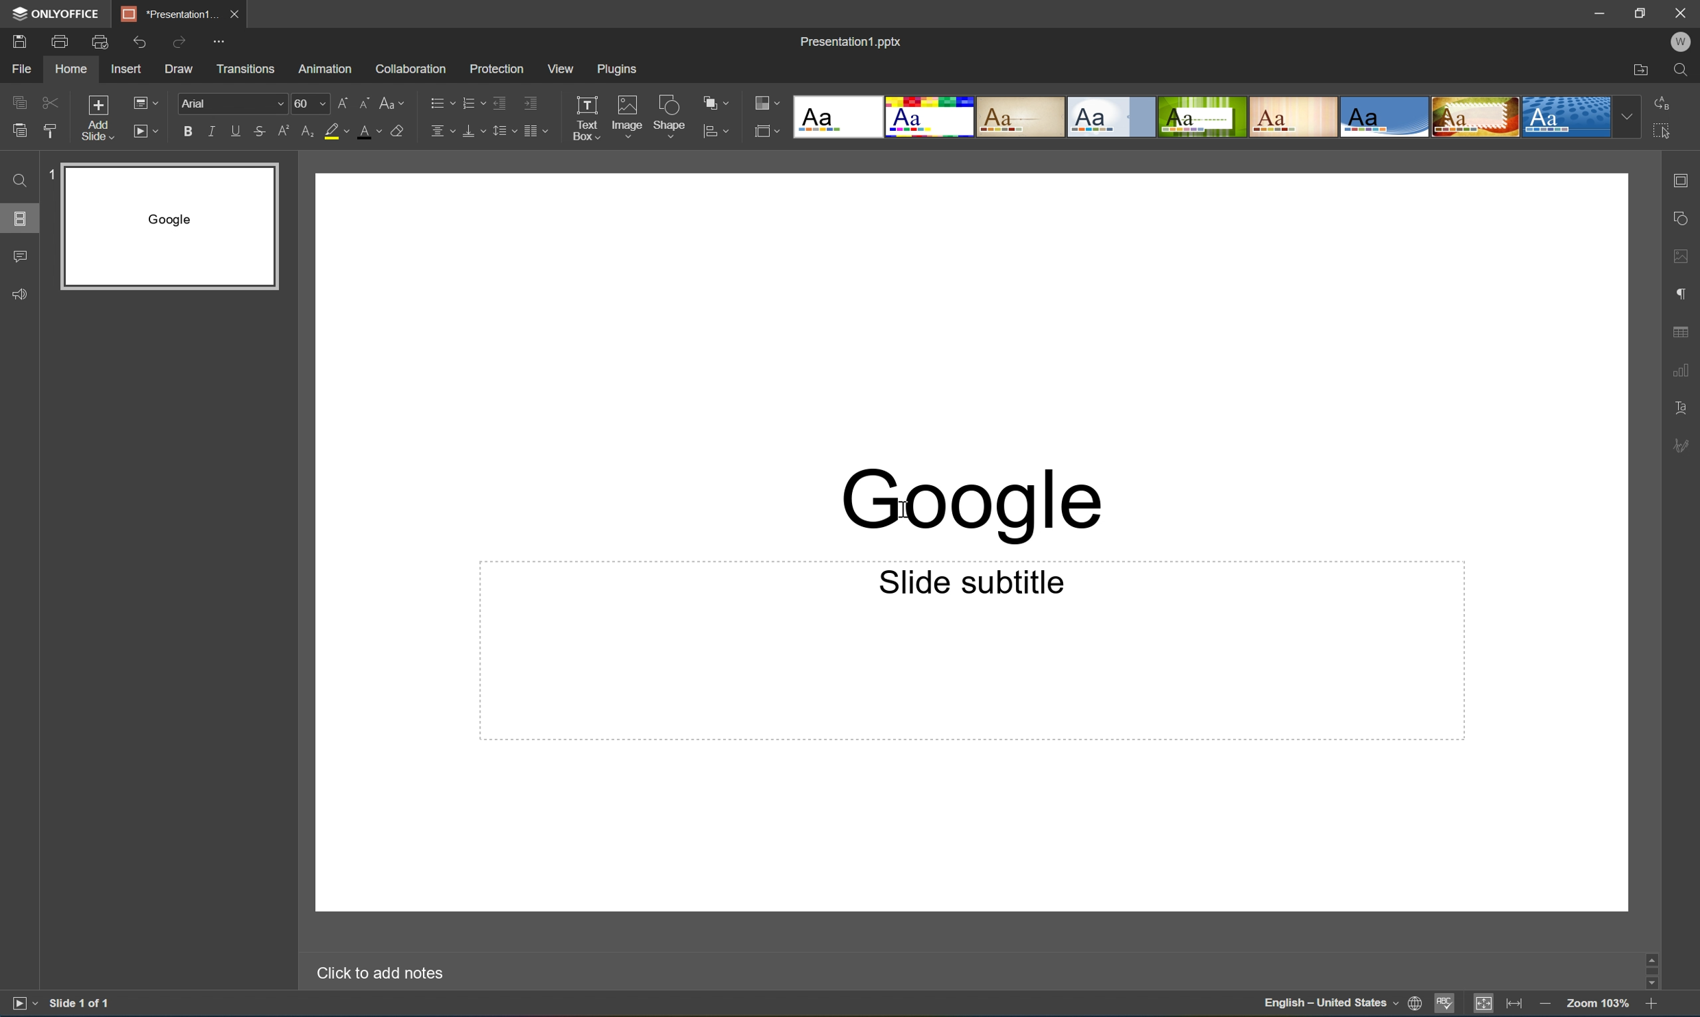 The image size is (1700, 1017). What do you see at coordinates (1681, 445) in the screenshot?
I see `Signature settings` at bounding box center [1681, 445].